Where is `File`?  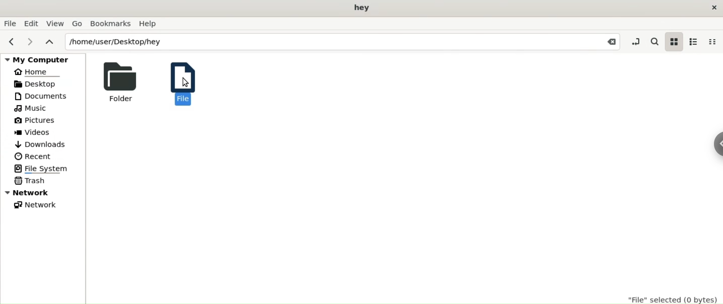 File is located at coordinates (10, 23).